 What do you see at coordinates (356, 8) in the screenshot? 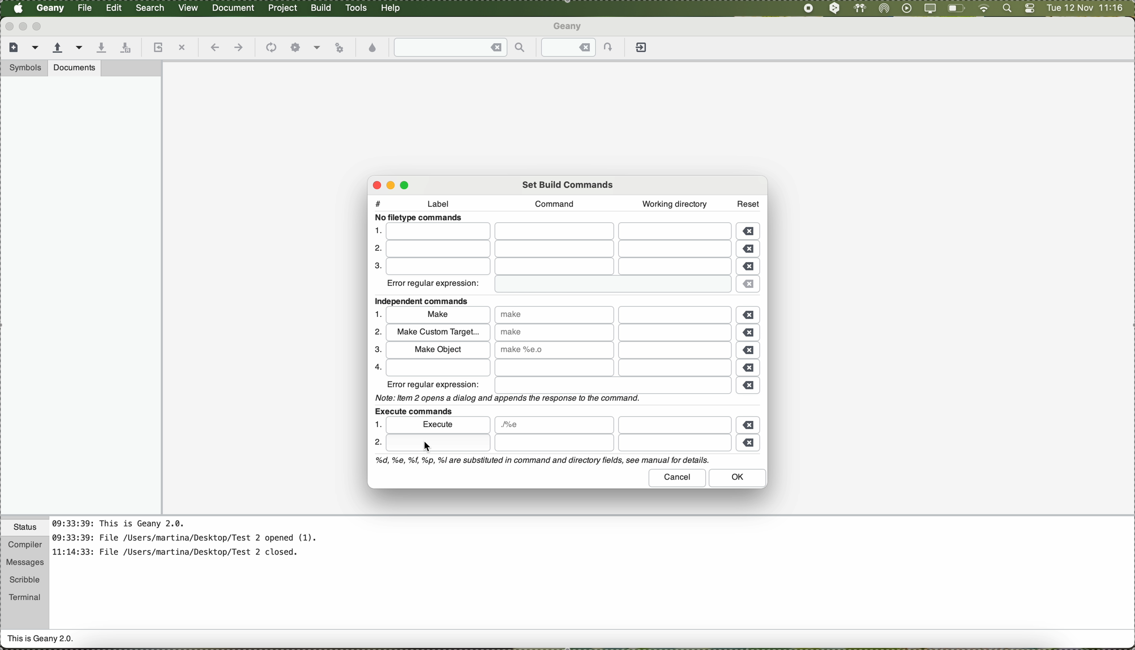
I see `tools` at bounding box center [356, 8].